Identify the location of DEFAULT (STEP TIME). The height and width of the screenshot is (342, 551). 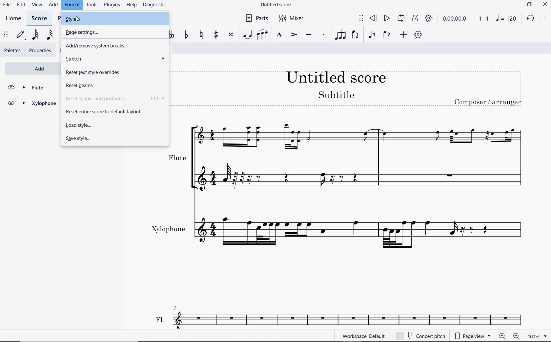
(21, 36).